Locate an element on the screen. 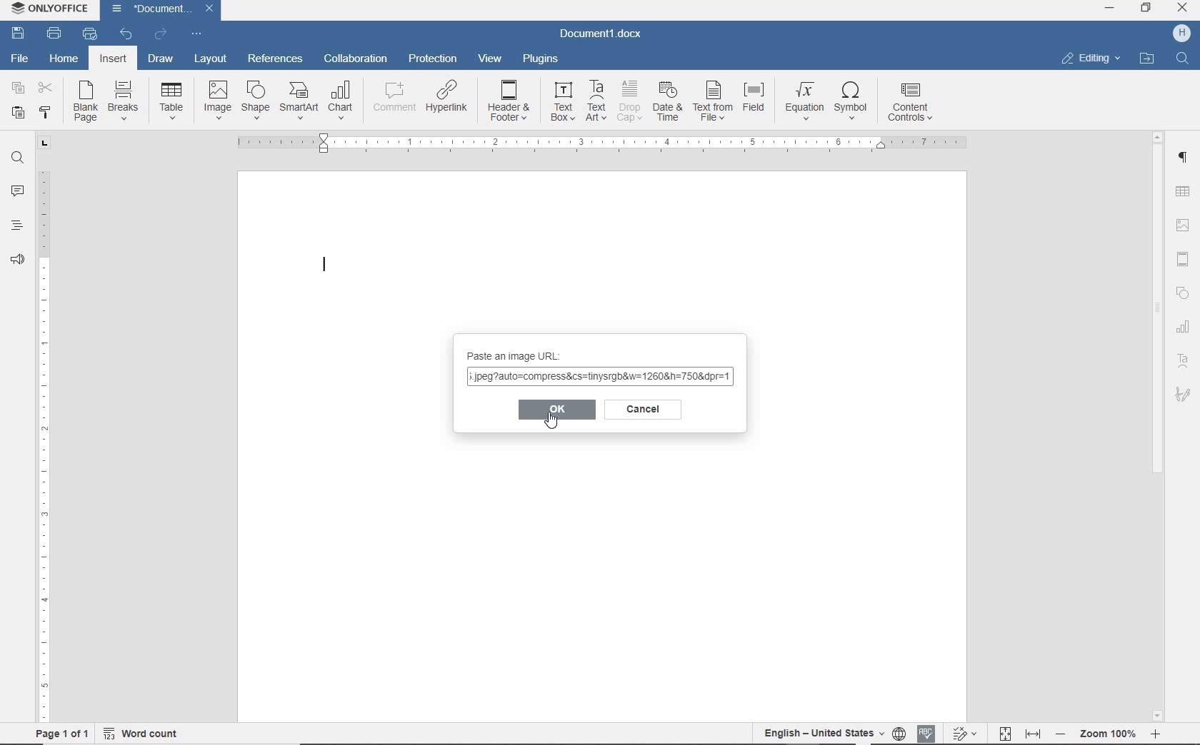 The width and height of the screenshot is (1200, 745). page 1of 1 is located at coordinates (64, 734).